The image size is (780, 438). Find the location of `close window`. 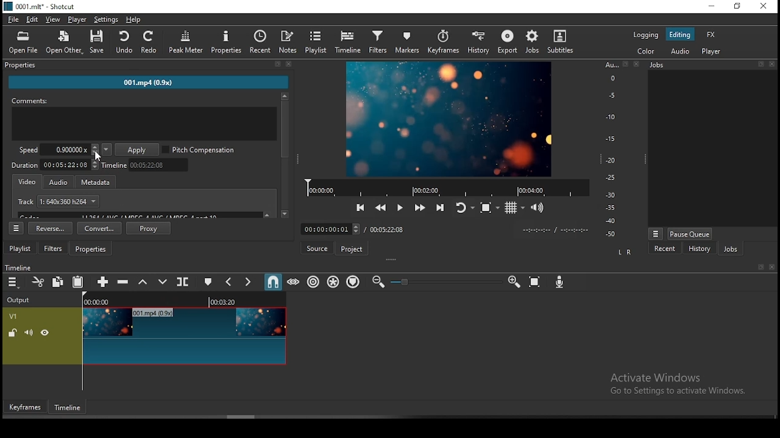

close window is located at coordinates (765, 5).